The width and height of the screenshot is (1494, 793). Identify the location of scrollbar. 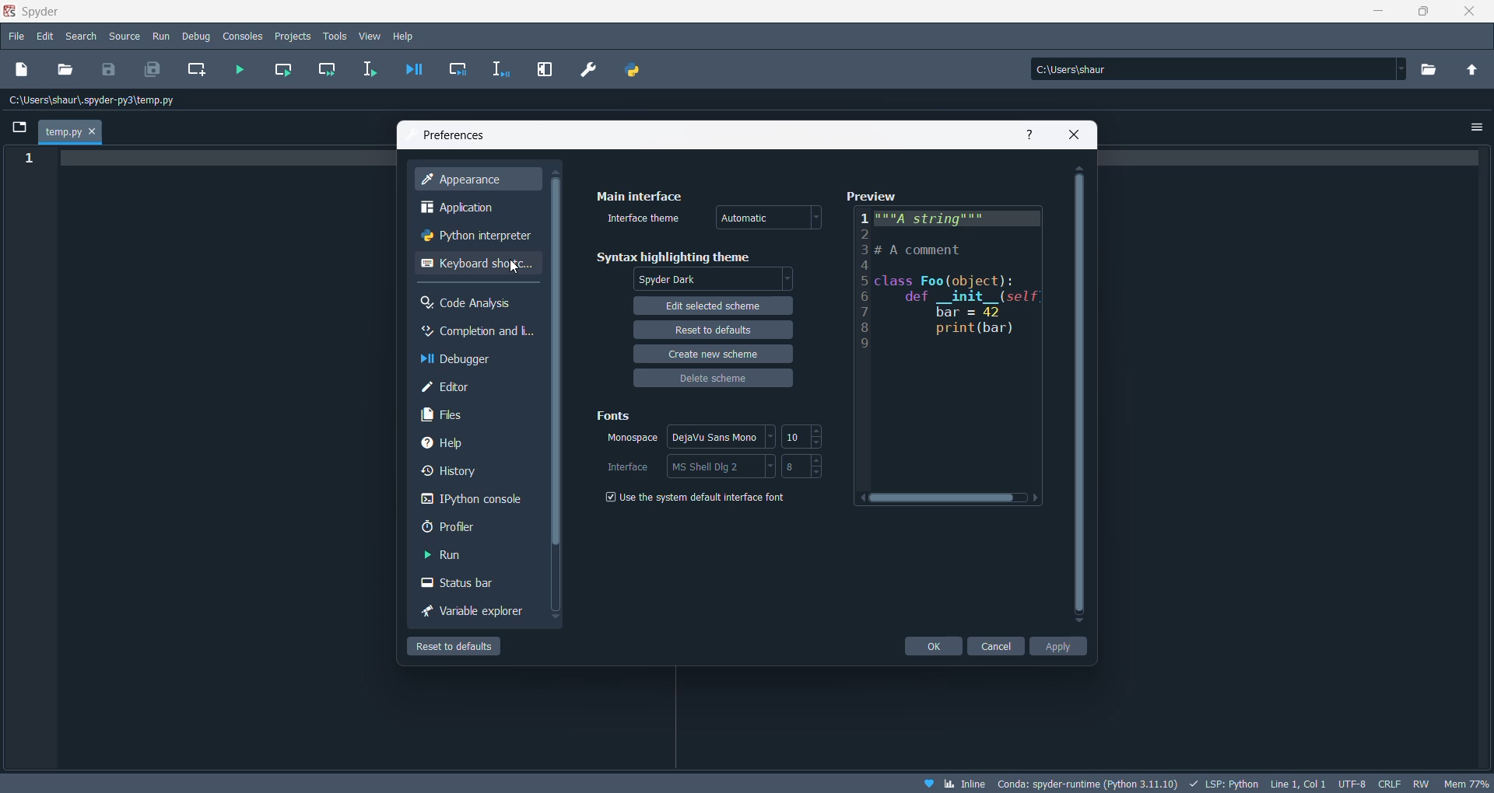
(555, 365).